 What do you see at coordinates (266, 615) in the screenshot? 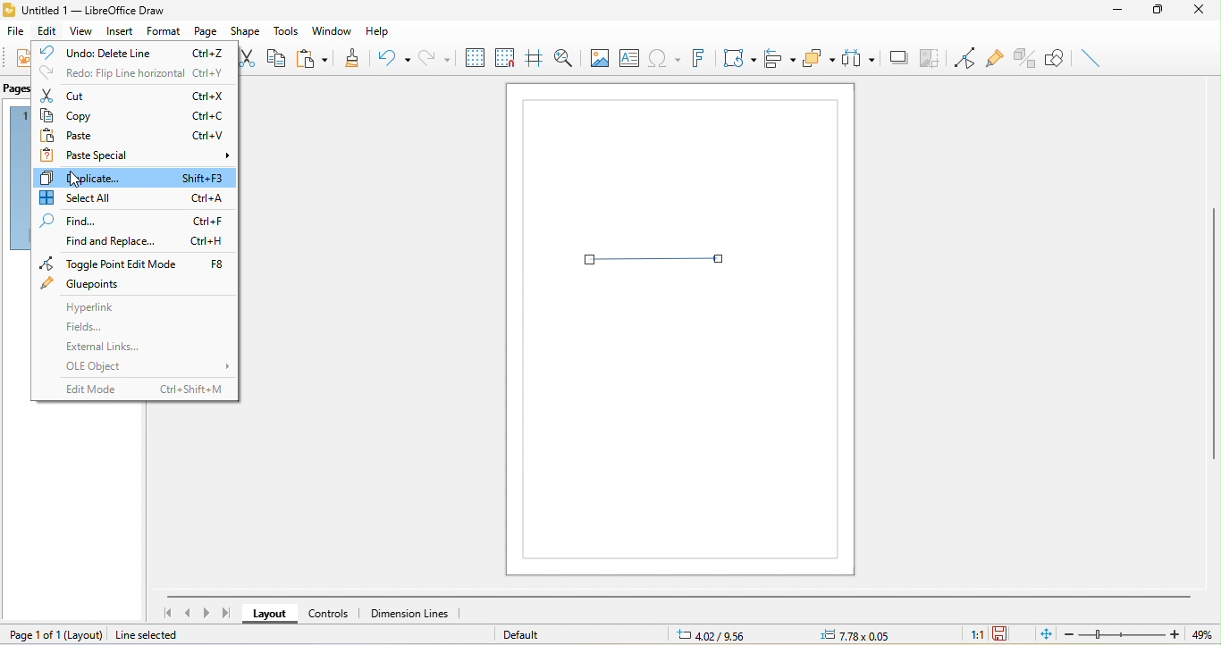
I see `layout` at bounding box center [266, 615].